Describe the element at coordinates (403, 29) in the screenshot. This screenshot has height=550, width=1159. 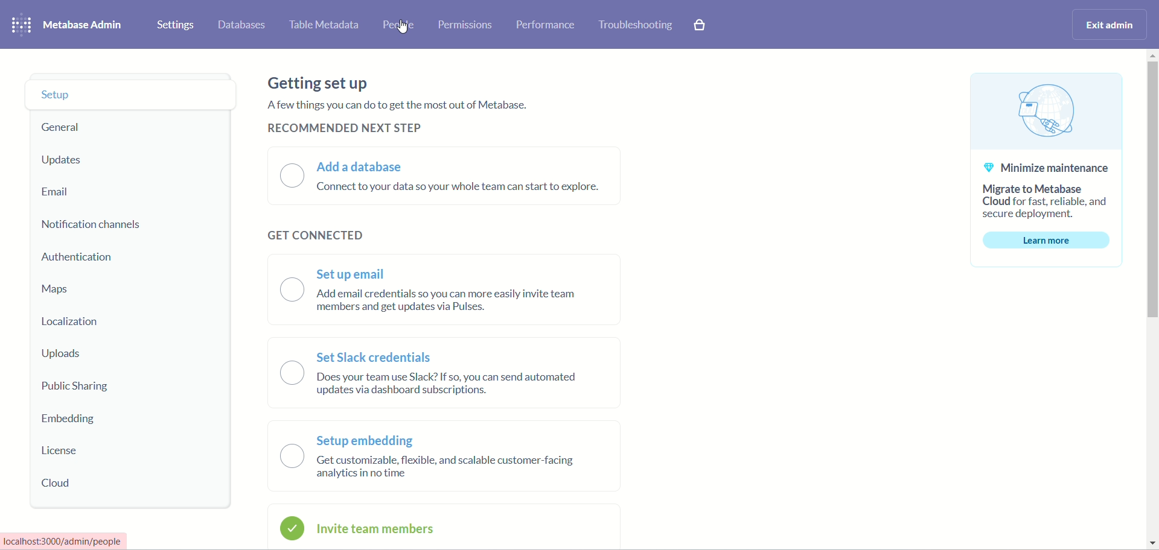
I see `cursor` at that location.